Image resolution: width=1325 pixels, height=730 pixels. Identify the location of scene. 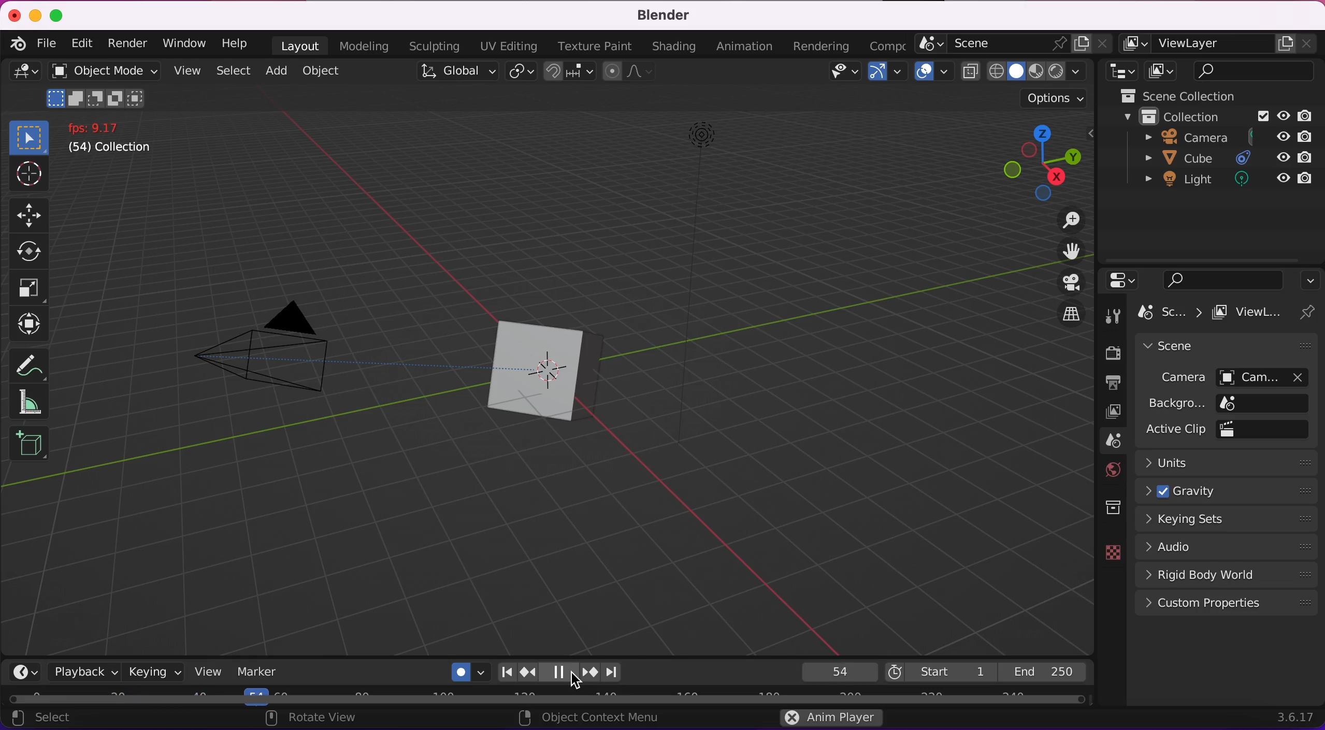
(1181, 347).